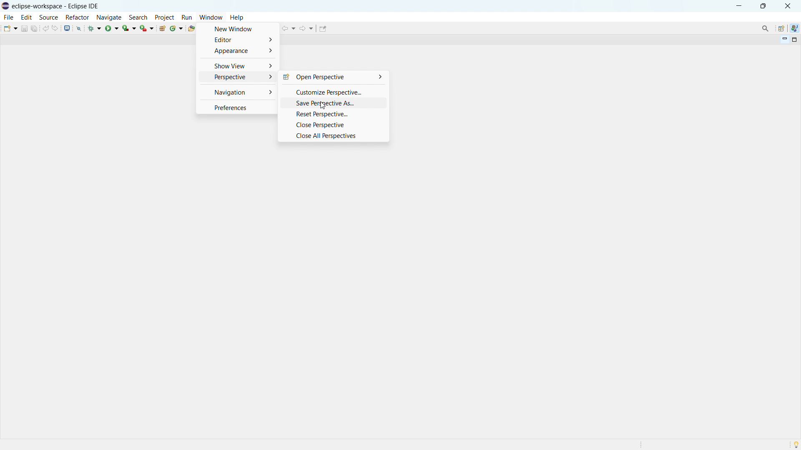 Image resolution: width=801 pixels, height=450 pixels. What do you see at coordinates (187, 17) in the screenshot?
I see `run` at bounding box center [187, 17].